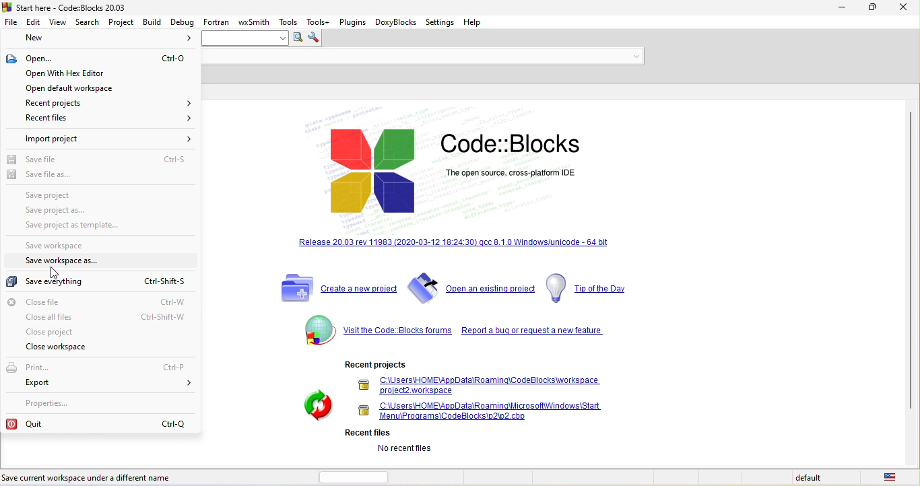  Describe the element at coordinates (87, 227) in the screenshot. I see `save project as template` at that location.